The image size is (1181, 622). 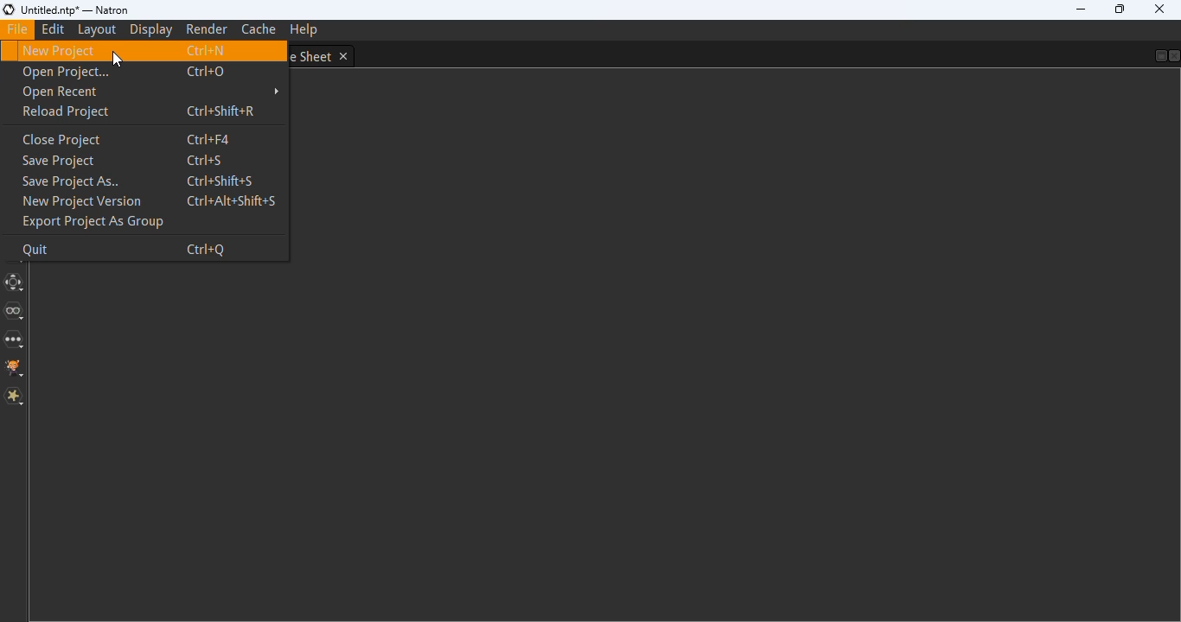 I want to click on minimize, so click(x=1081, y=10).